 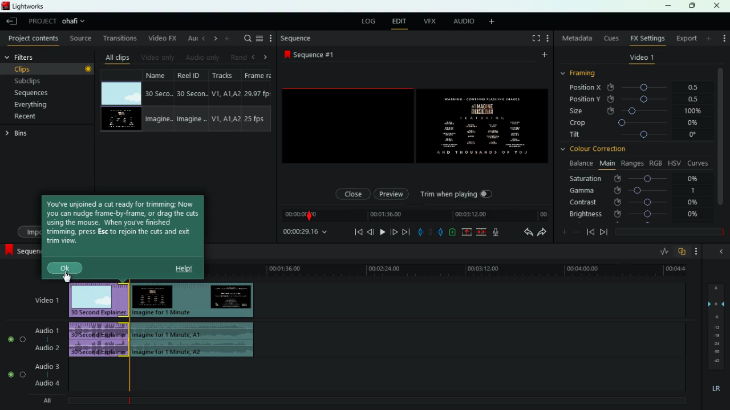 What do you see at coordinates (44, 93) in the screenshot?
I see `sequences` at bounding box center [44, 93].